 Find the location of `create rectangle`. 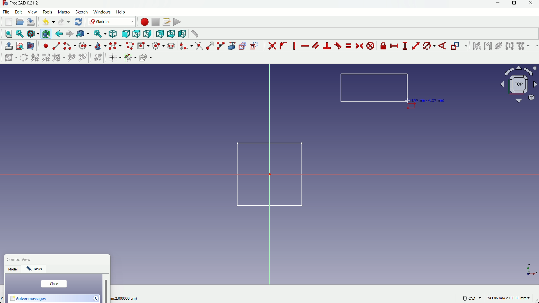

create rectangle is located at coordinates (143, 45).